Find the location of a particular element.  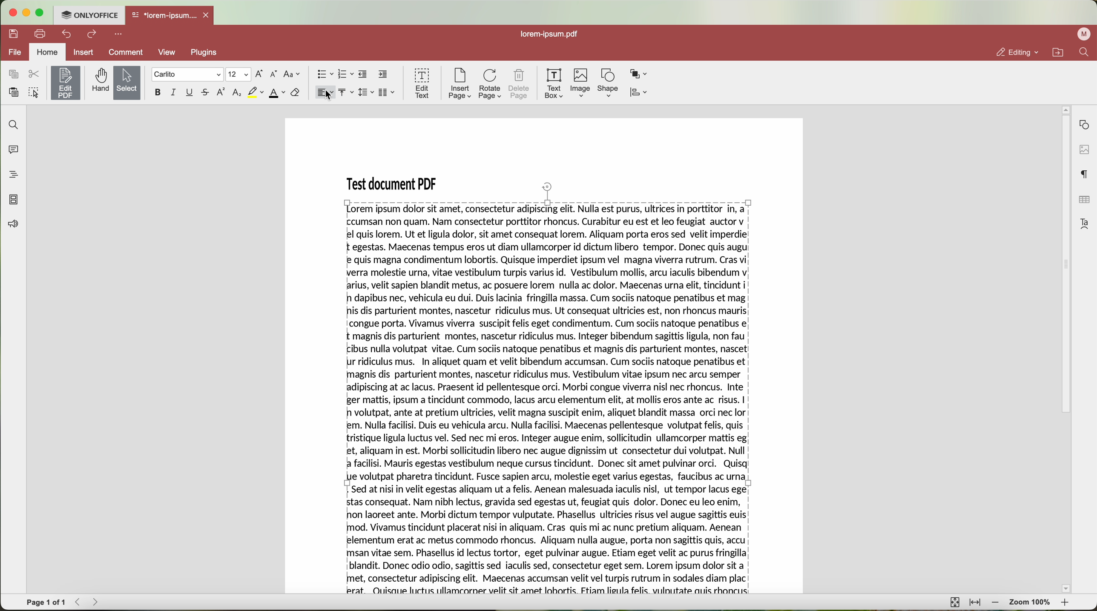

page thumbnails is located at coordinates (14, 200).